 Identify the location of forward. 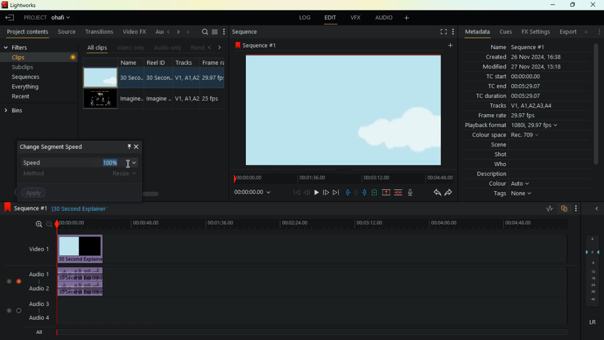
(336, 192).